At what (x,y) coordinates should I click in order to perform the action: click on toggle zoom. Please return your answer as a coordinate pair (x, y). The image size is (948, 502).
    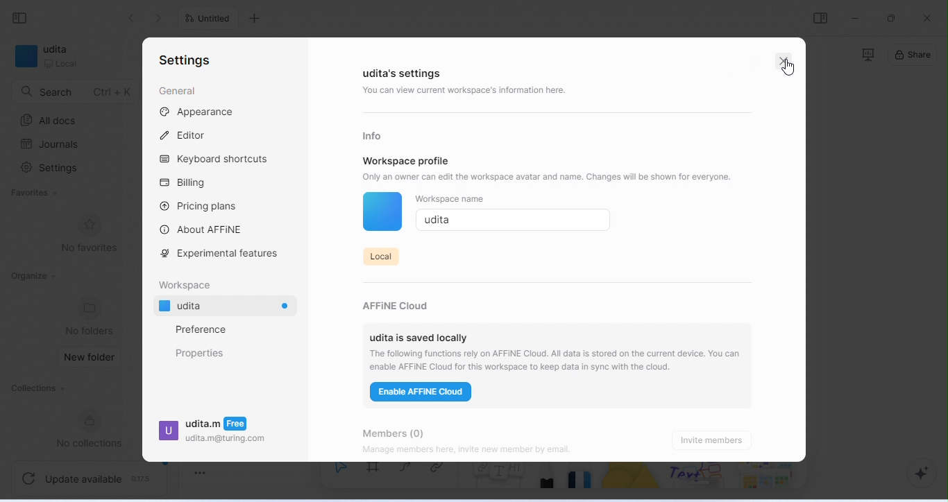
    Looking at the image, I should click on (201, 470).